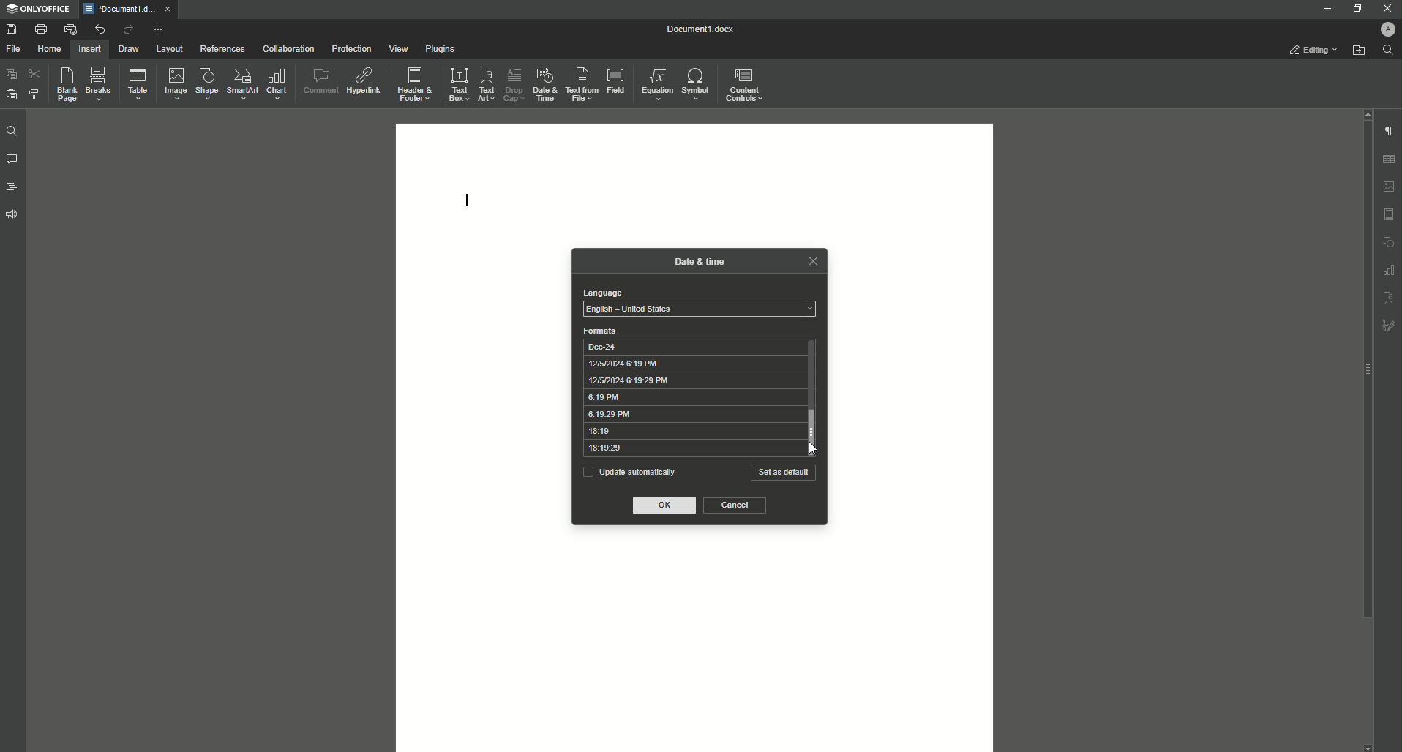 The height and width of the screenshot is (752, 1402). What do you see at coordinates (222, 49) in the screenshot?
I see `References` at bounding box center [222, 49].